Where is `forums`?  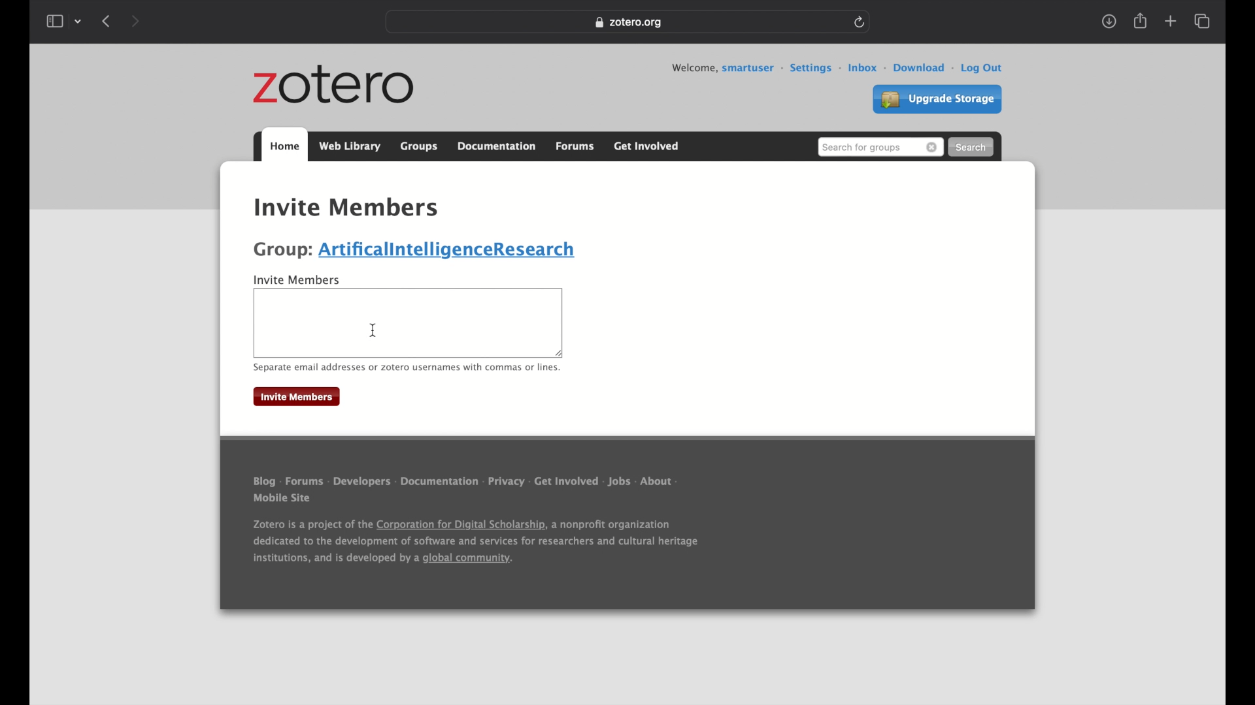
forums is located at coordinates (576, 148).